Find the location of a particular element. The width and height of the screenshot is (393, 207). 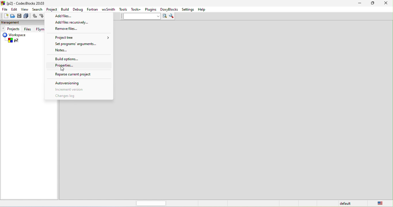

projects is located at coordinates (11, 29).